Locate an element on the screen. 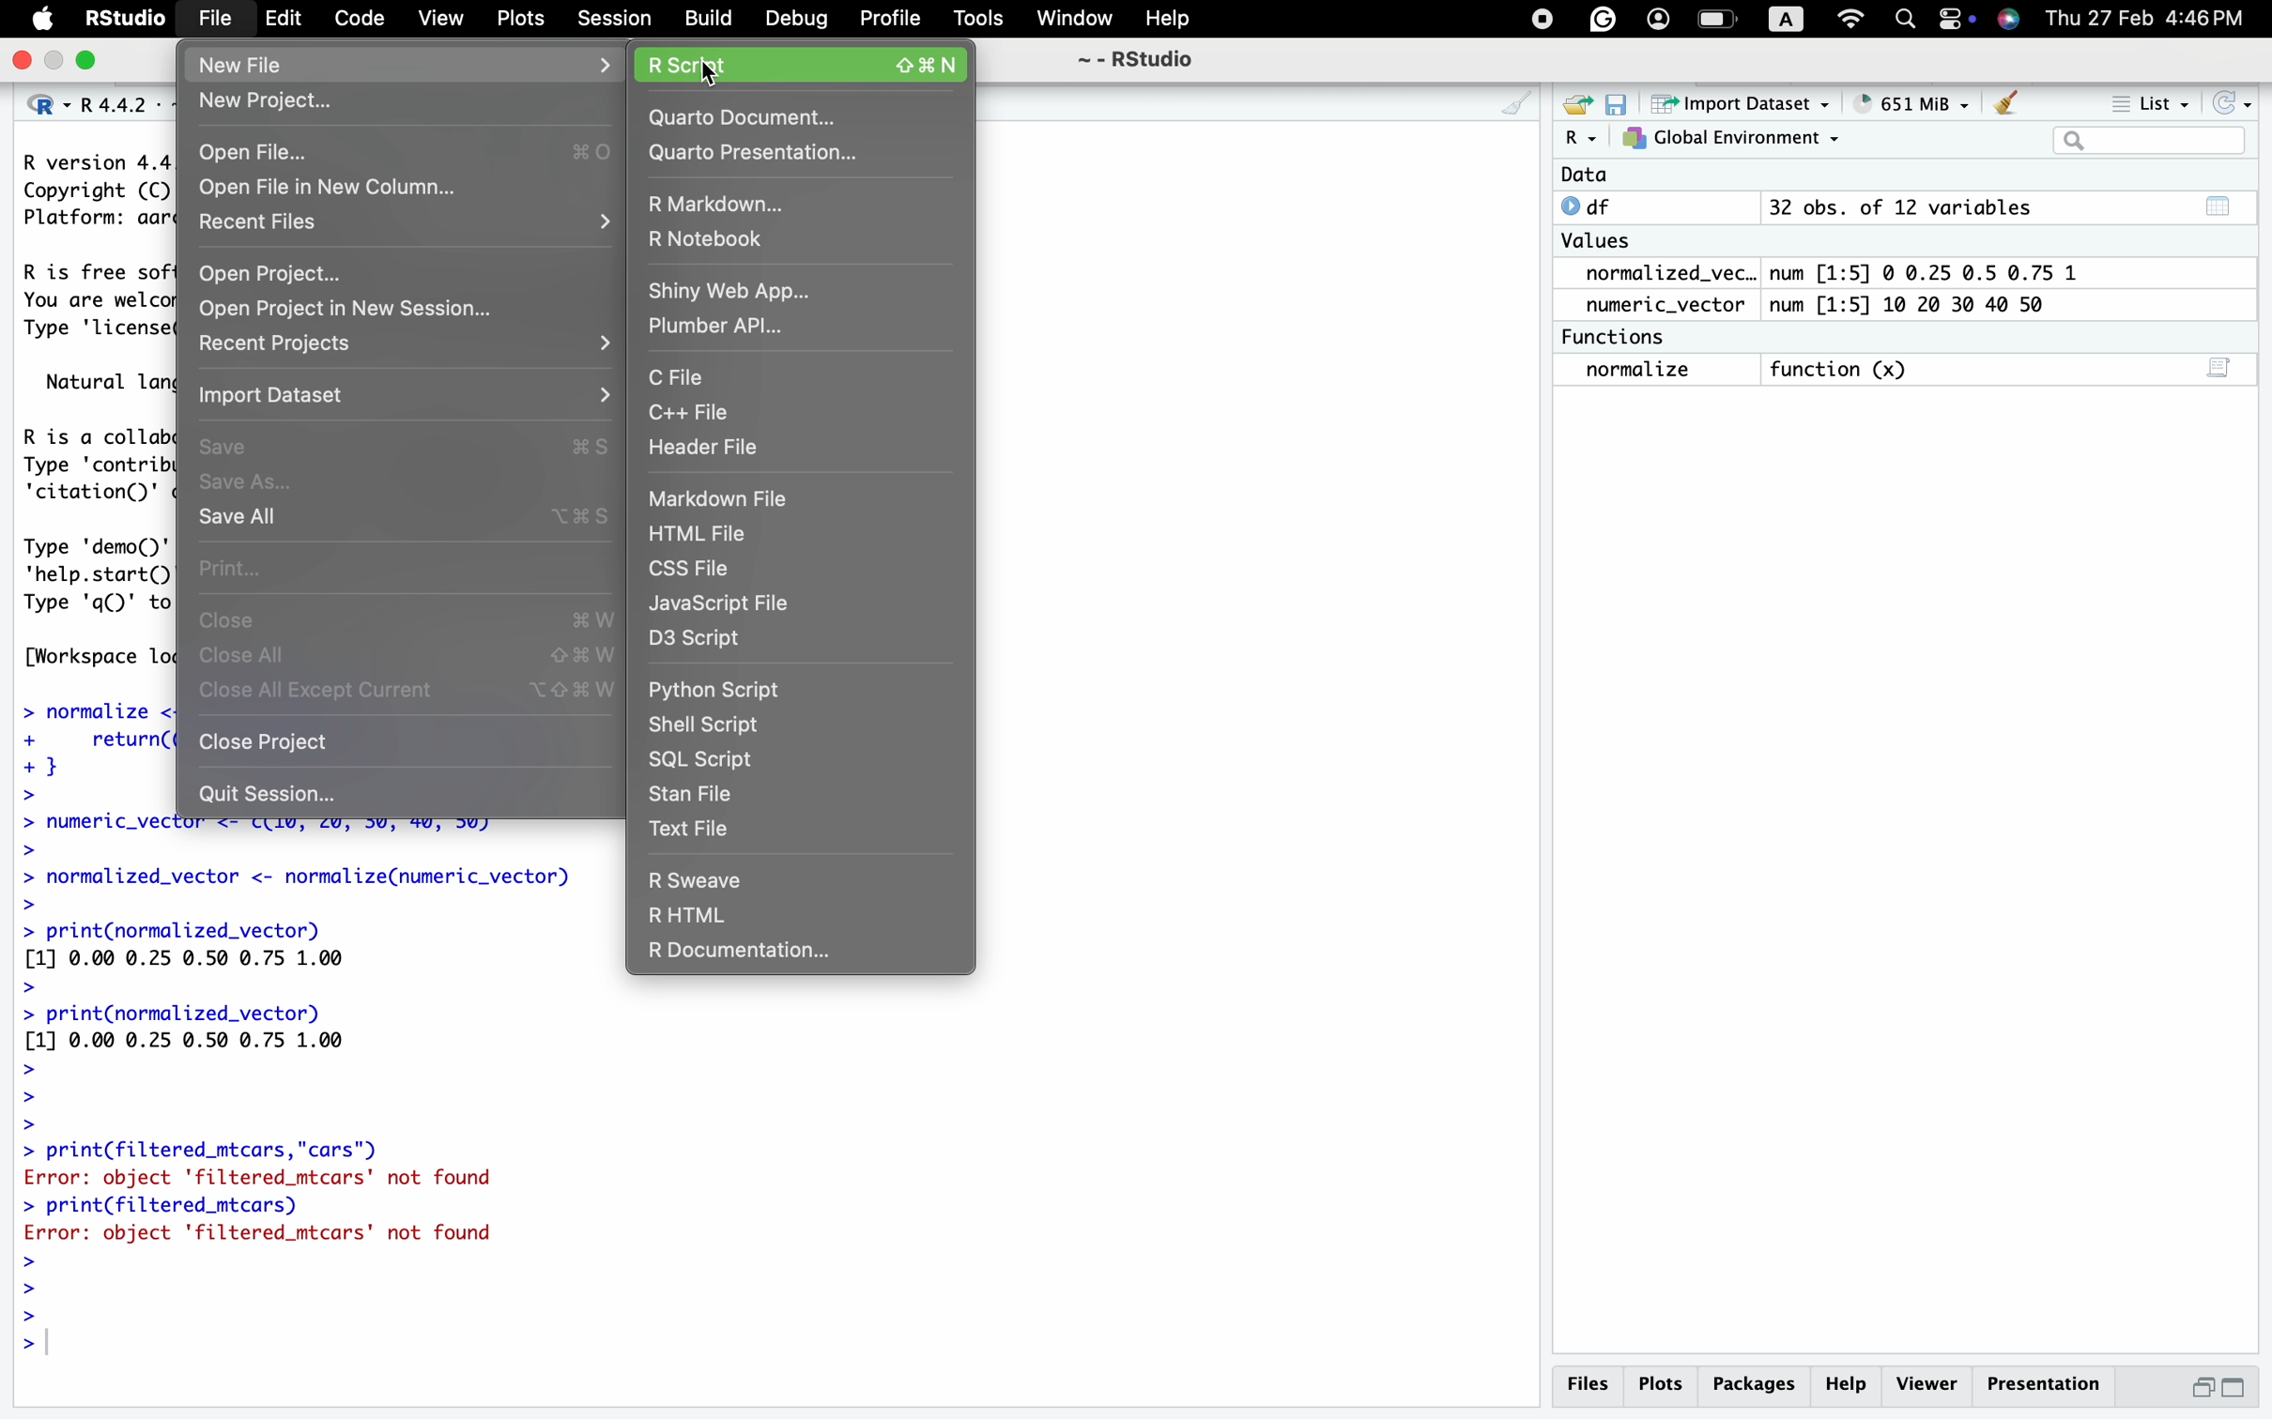 Image resolution: width=2272 pixels, height=1419 pixels. Window is located at coordinates (1071, 22).